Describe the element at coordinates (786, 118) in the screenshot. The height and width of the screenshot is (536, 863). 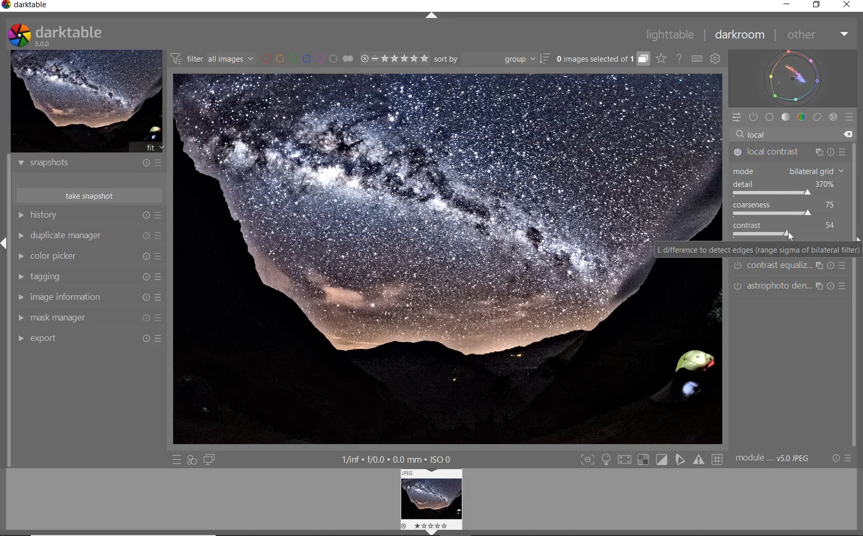
I see `TONE` at that location.